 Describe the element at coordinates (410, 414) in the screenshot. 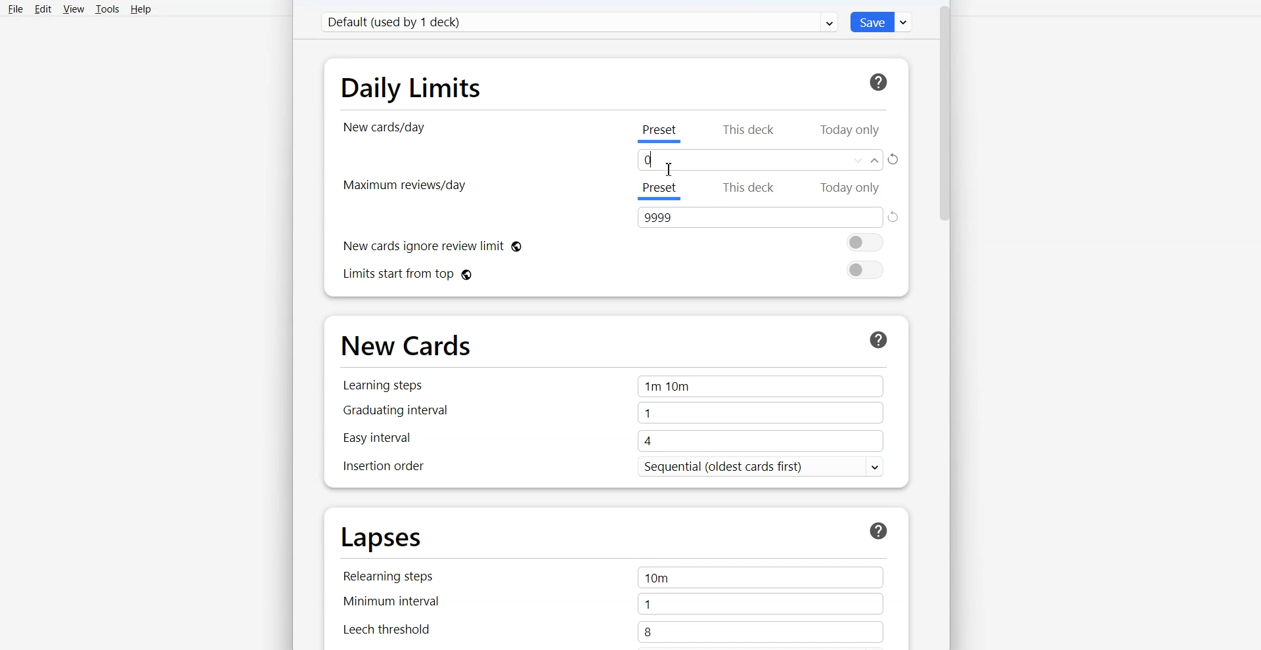

I see `Graduating interval` at that location.